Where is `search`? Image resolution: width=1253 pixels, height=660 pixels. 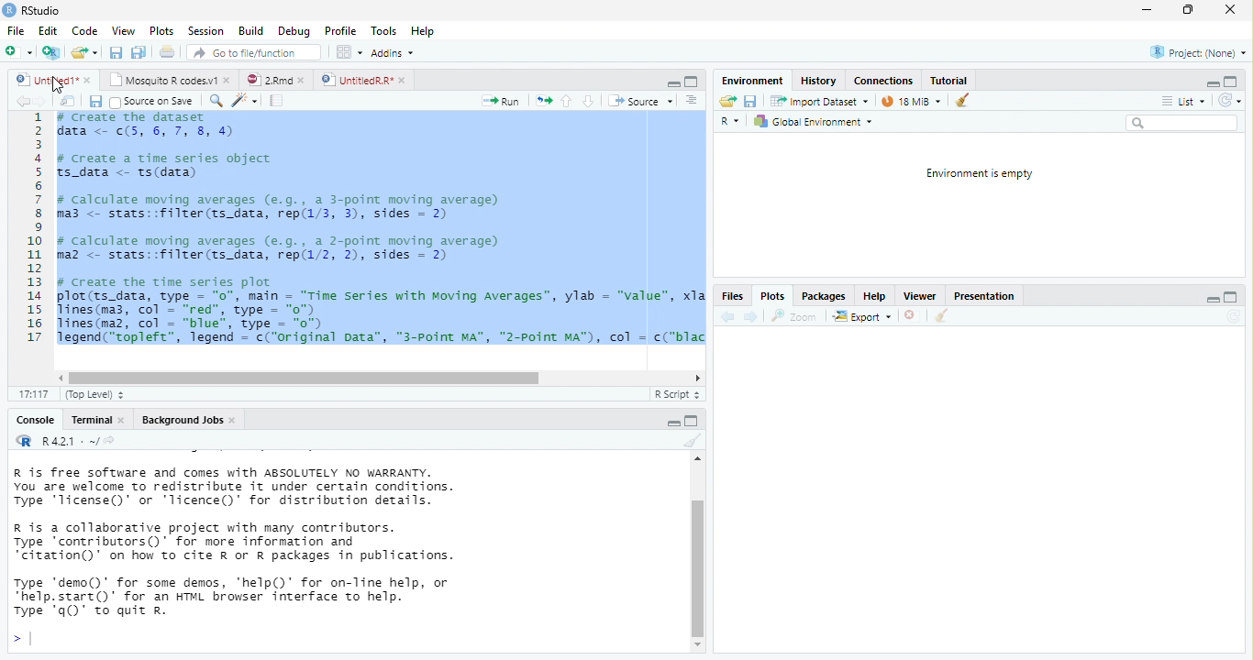 search is located at coordinates (214, 101).